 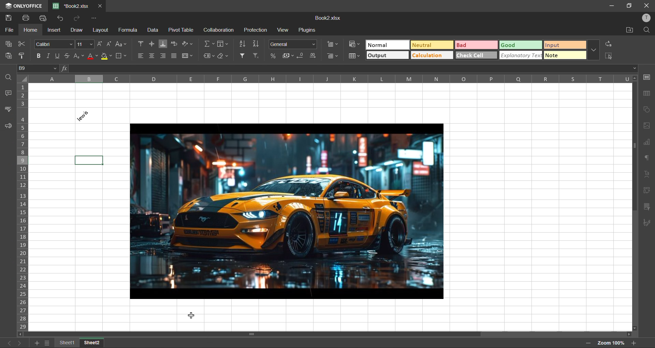 I want to click on down, so click(x=635, y=68).